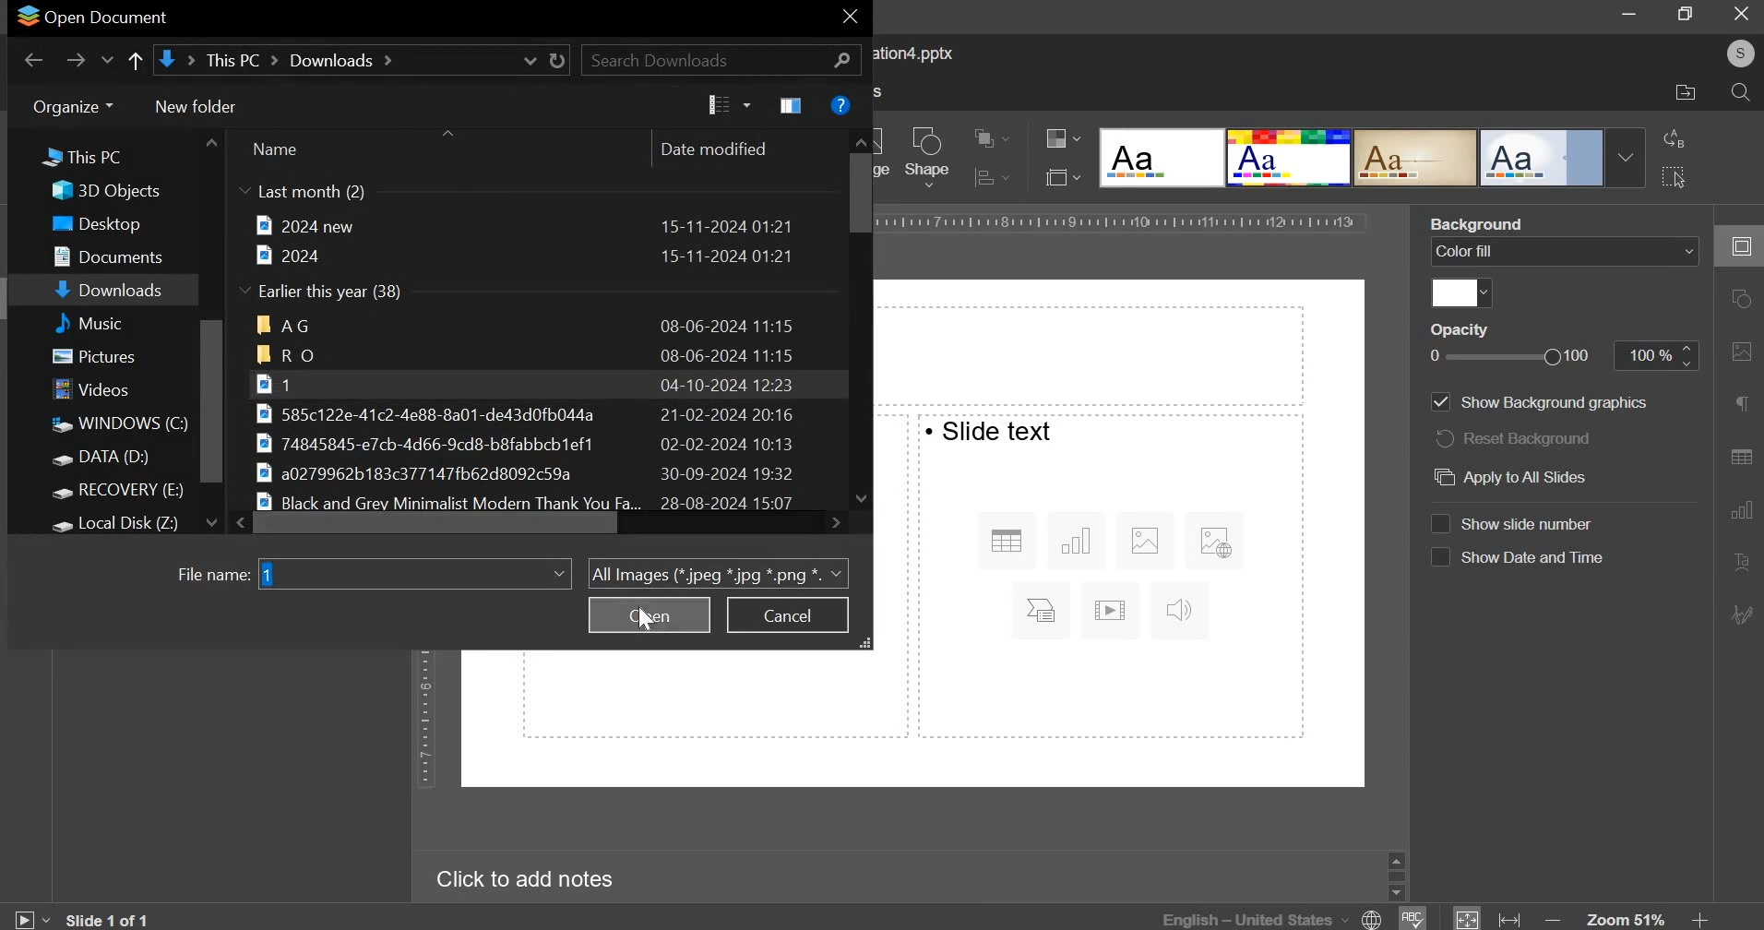 The height and width of the screenshot is (930, 1764). Describe the element at coordinates (1439, 402) in the screenshot. I see `show background graphics` at that location.